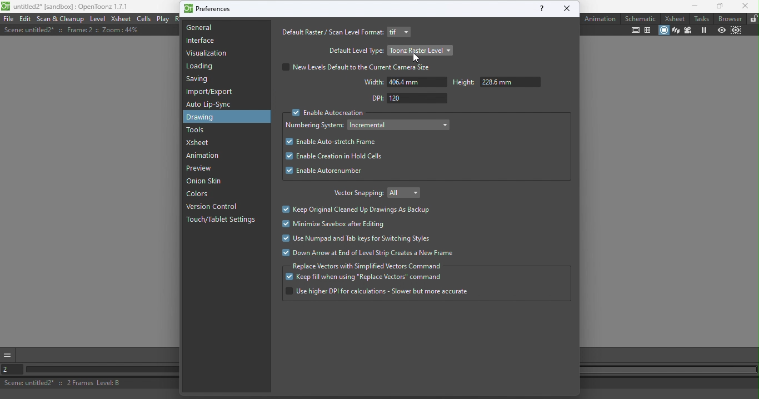  Describe the element at coordinates (364, 278) in the screenshot. I see `Keep fill when using "replace vectors" command` at that location.